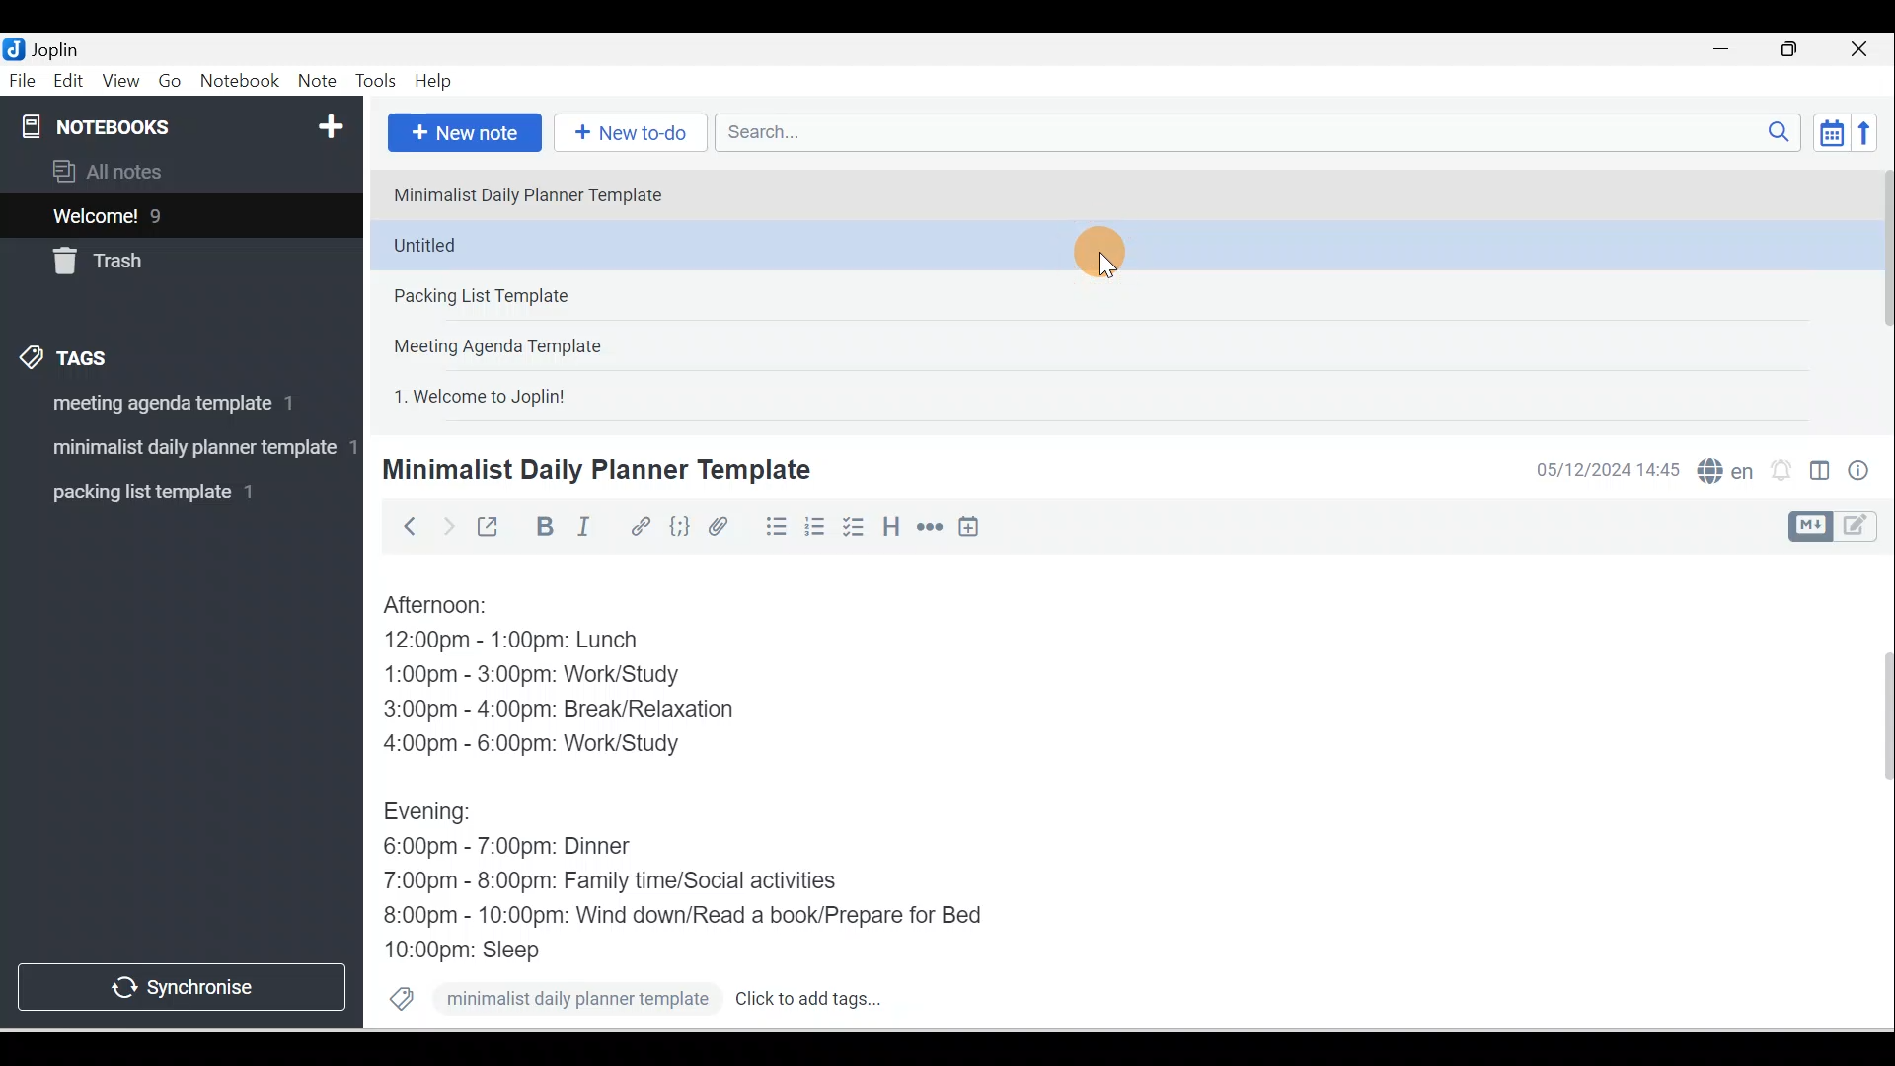 This screenshot has height=1066, width=1895. I want to click on Notebooks, so click(186, 122).